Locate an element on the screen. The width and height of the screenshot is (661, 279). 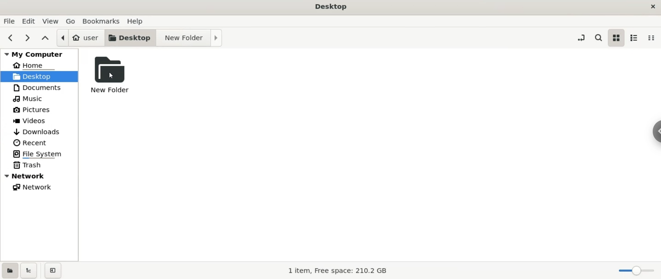
zoom is located at coordinates (633, 269).